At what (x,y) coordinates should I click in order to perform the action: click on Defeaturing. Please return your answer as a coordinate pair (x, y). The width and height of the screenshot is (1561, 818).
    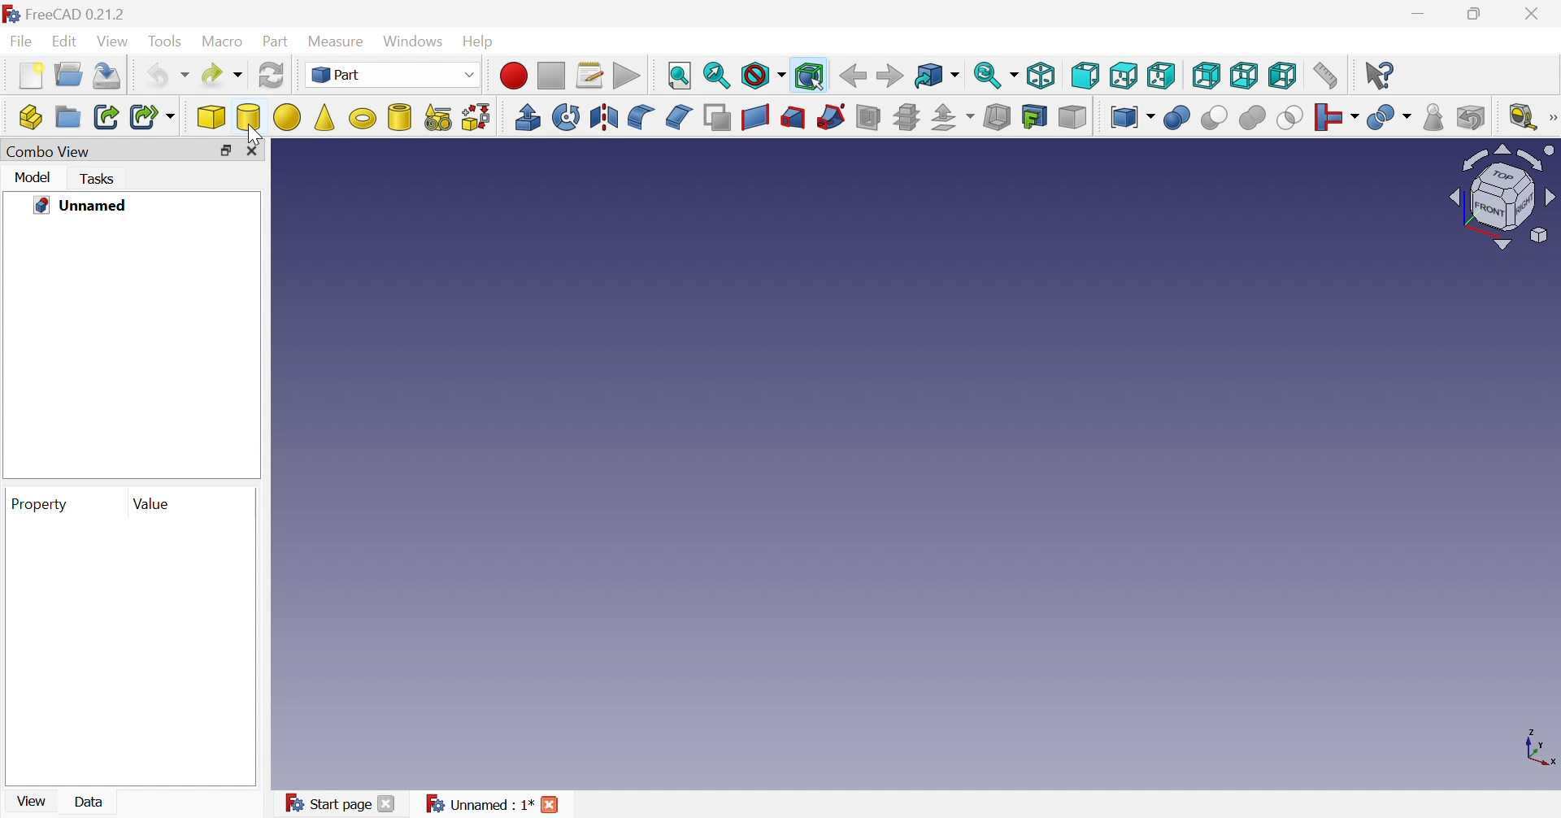
    Looking at the image, I should click on (1472, 117).